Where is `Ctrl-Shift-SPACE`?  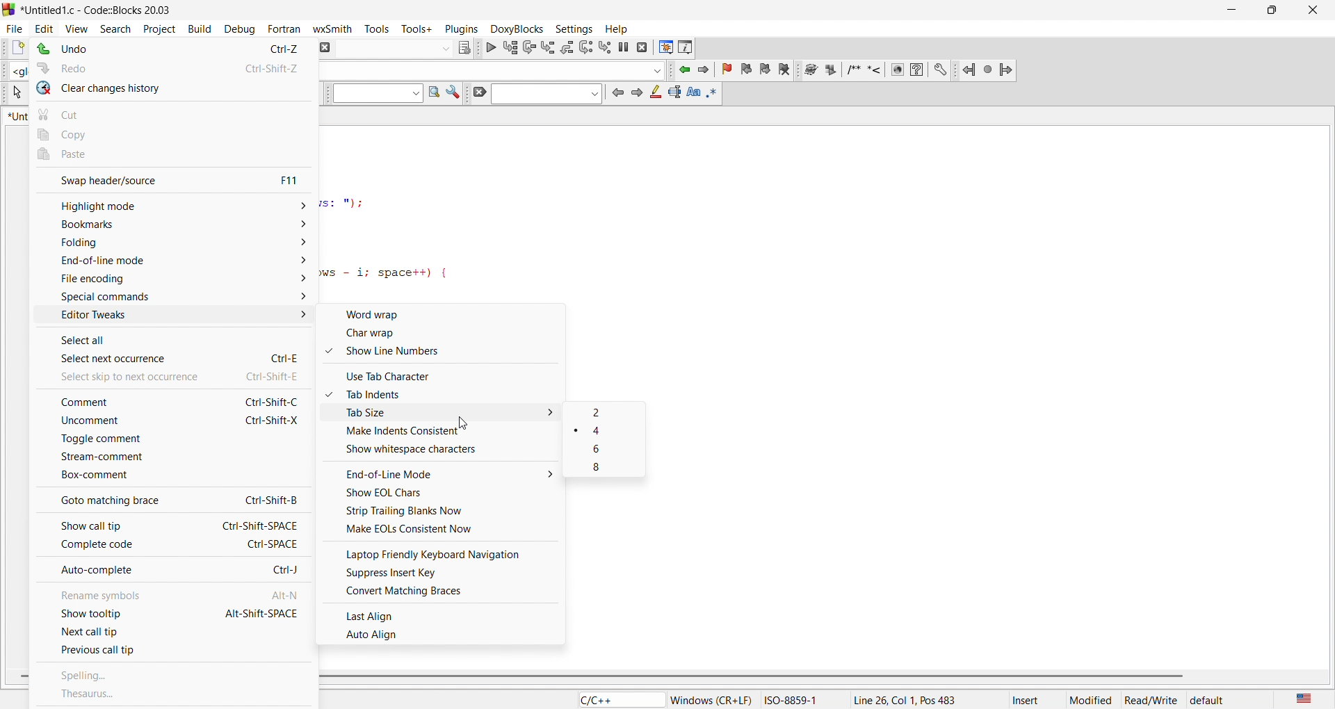
Ctrl-Shift-SPACE is located at coordinates (261, 524).